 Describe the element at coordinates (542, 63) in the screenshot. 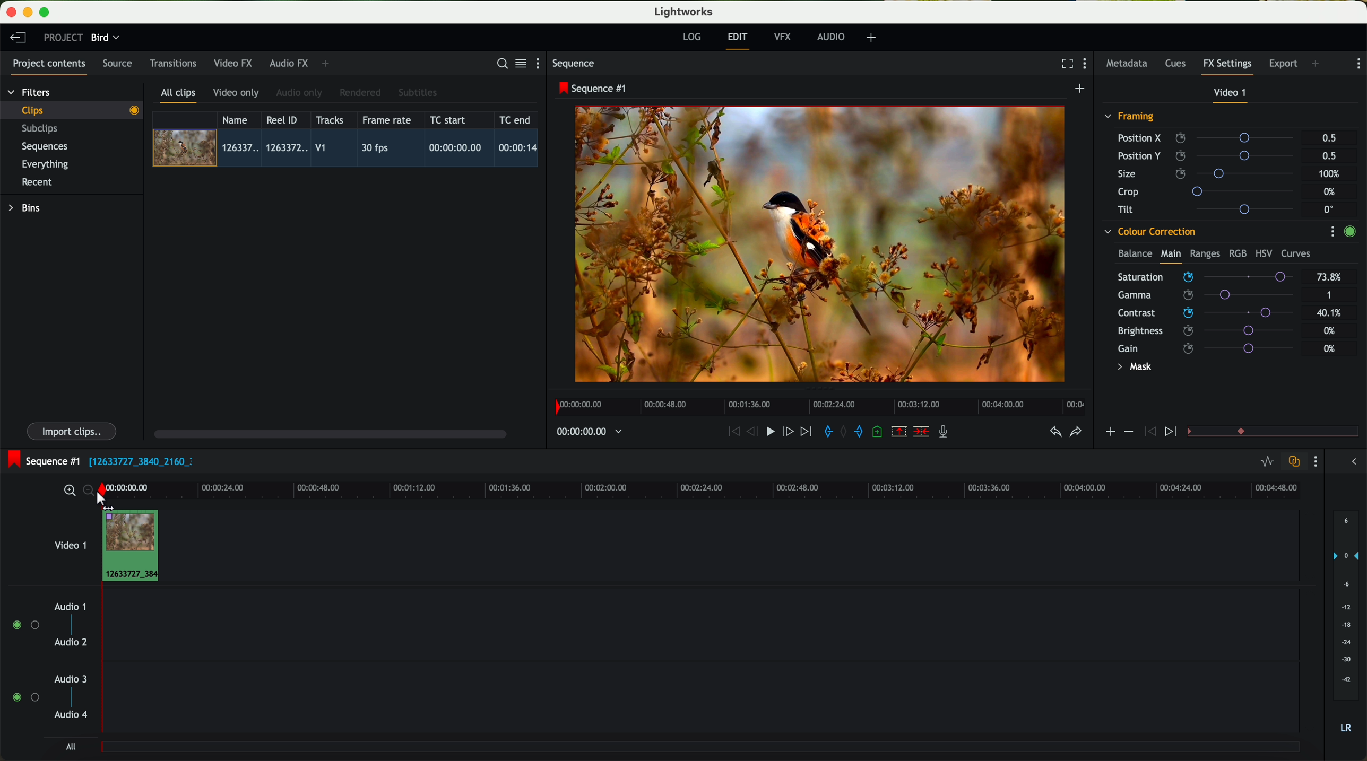

I see `show settings menu` at that location.